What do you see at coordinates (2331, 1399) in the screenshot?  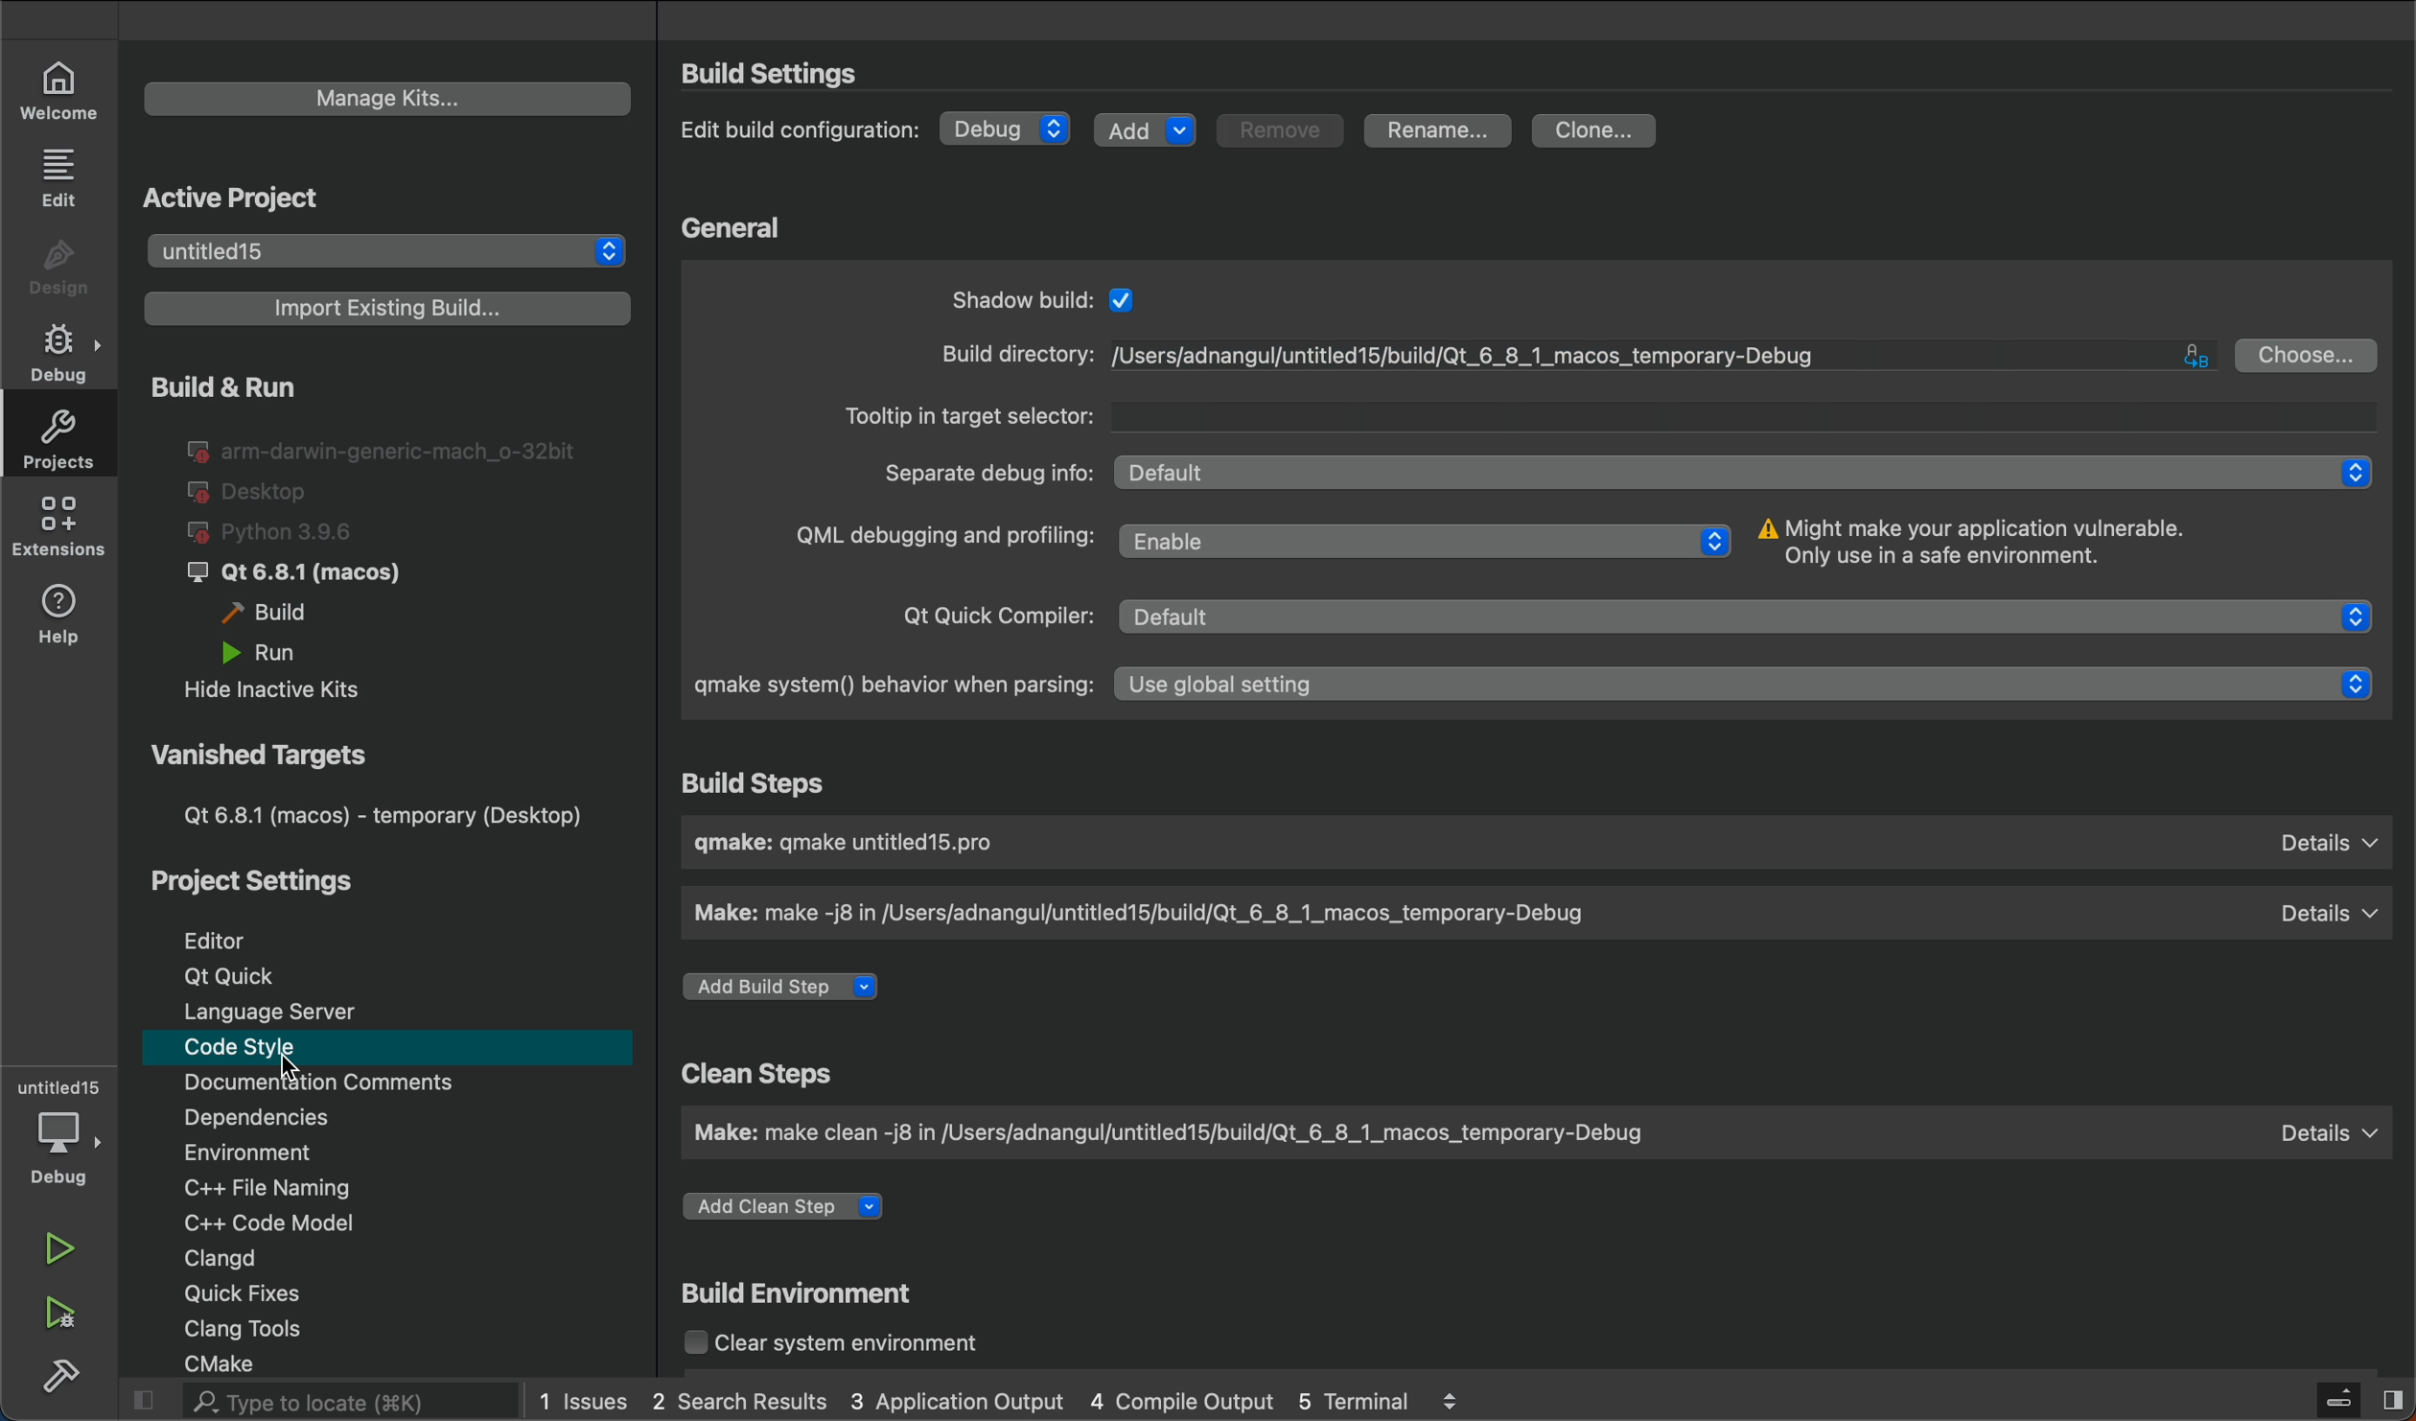 I see `close slide bar` at bounding box center [2331, 1399].